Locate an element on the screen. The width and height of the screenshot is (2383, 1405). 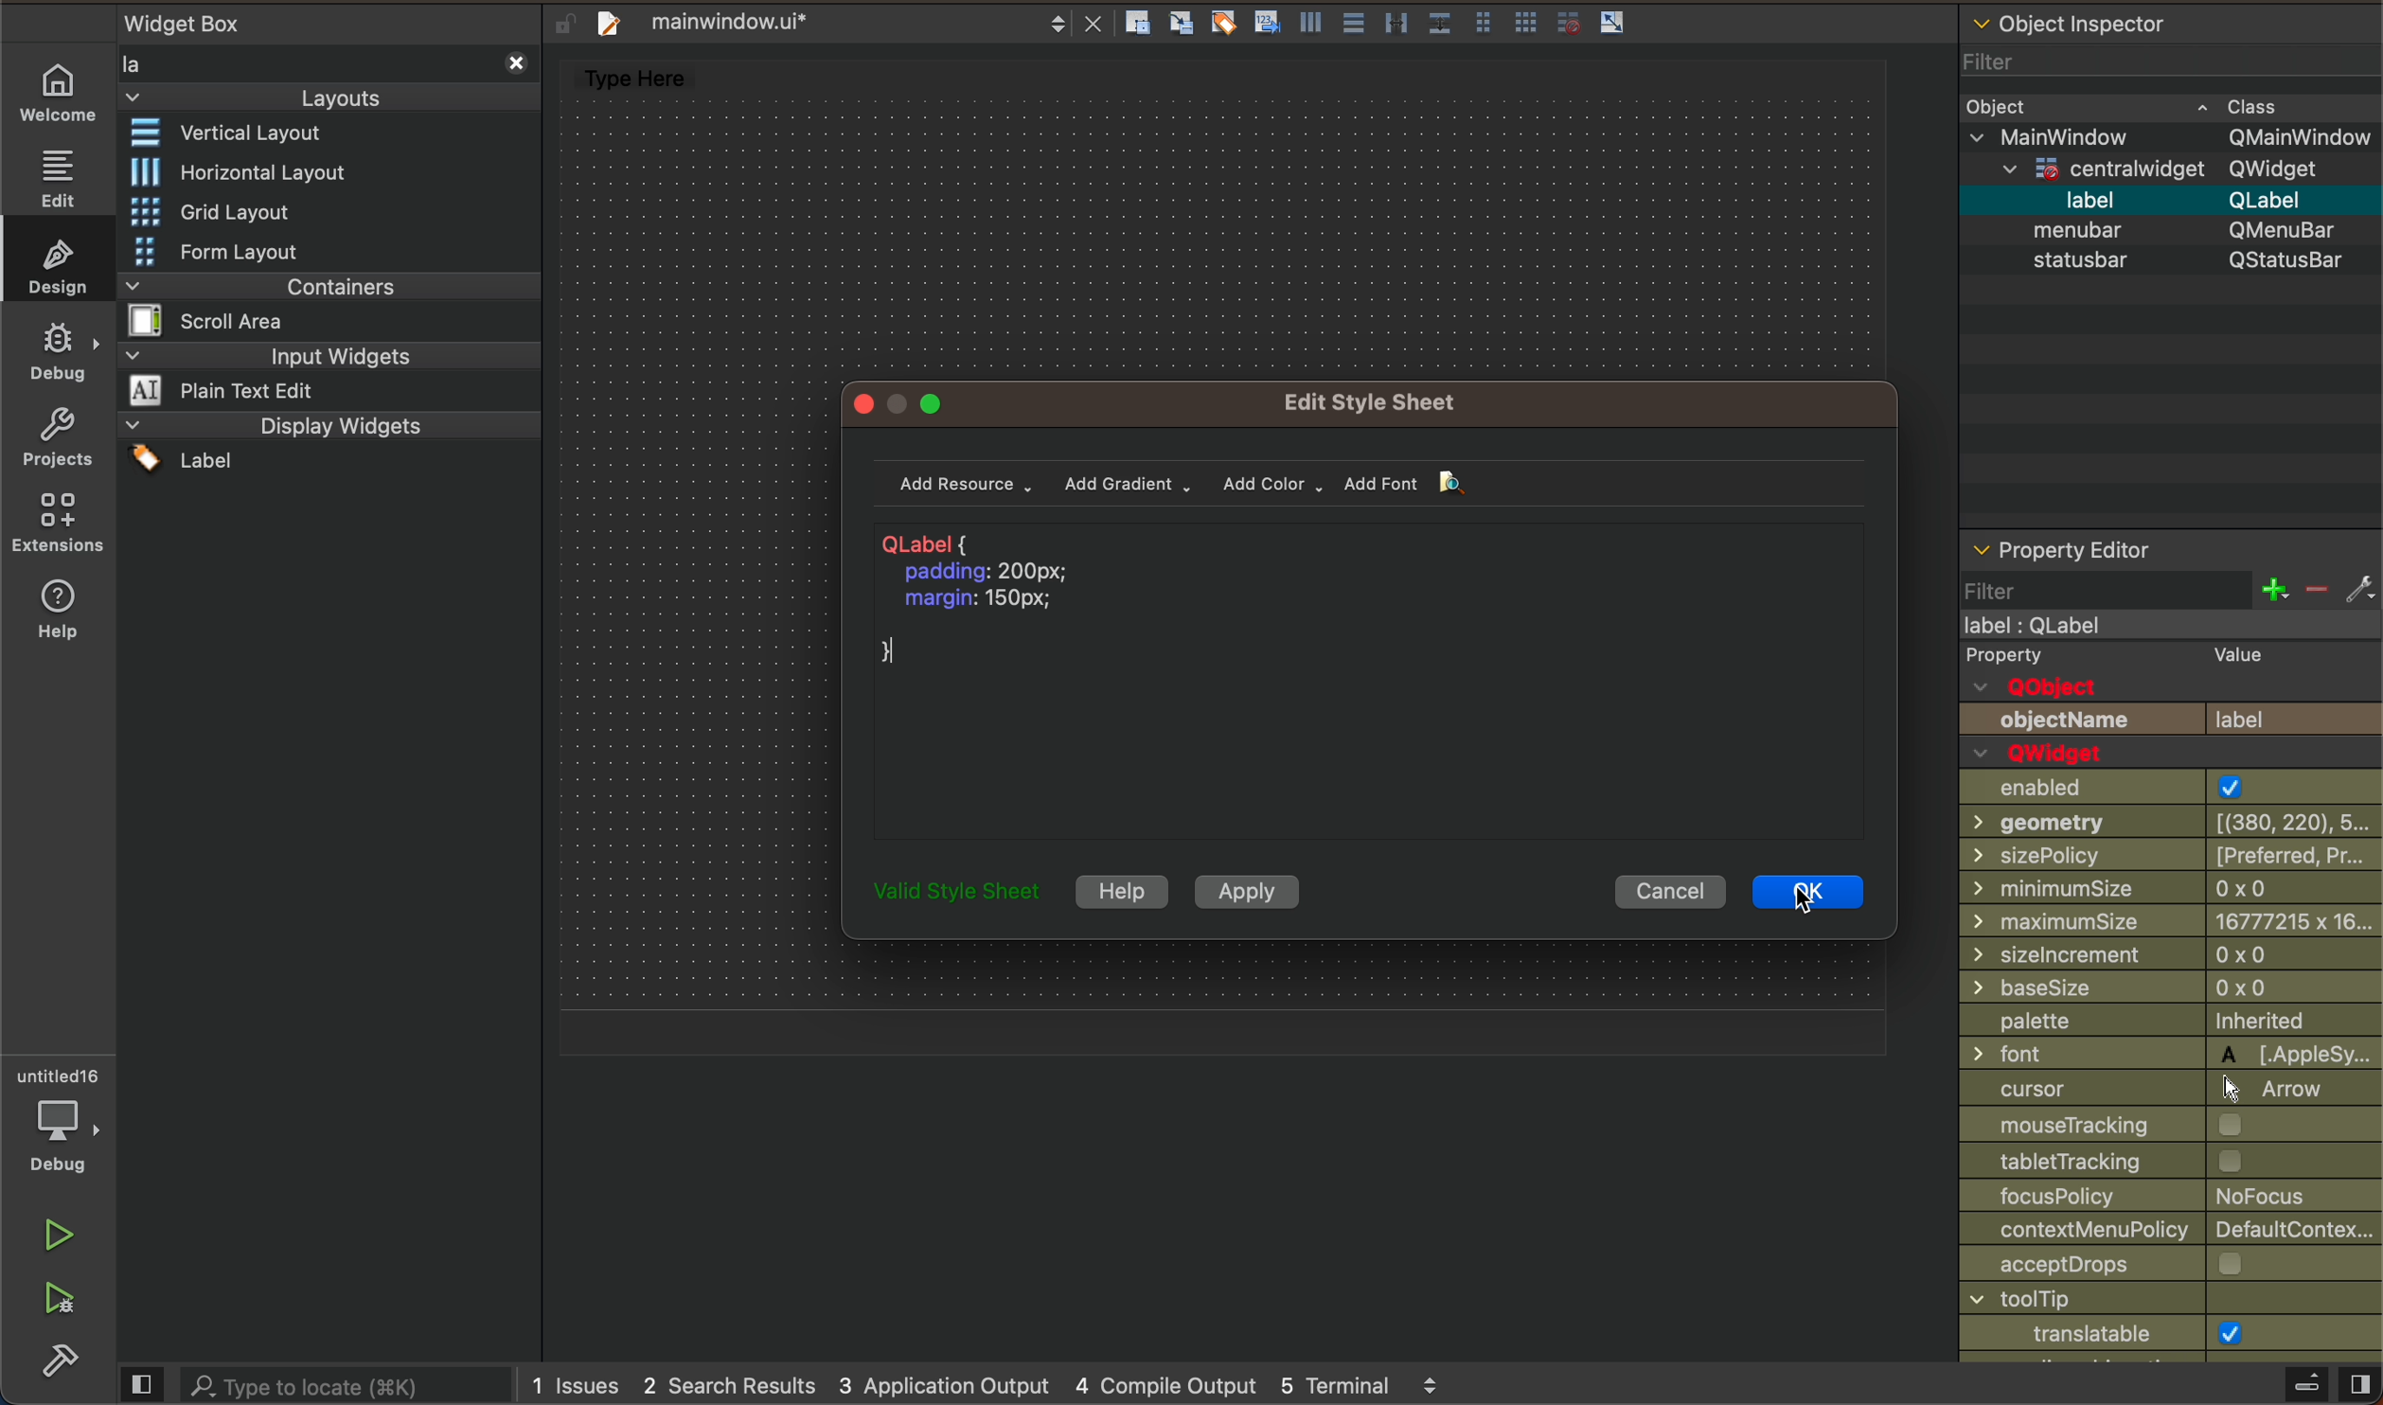
cursor is located at coordinates (1825, 888).